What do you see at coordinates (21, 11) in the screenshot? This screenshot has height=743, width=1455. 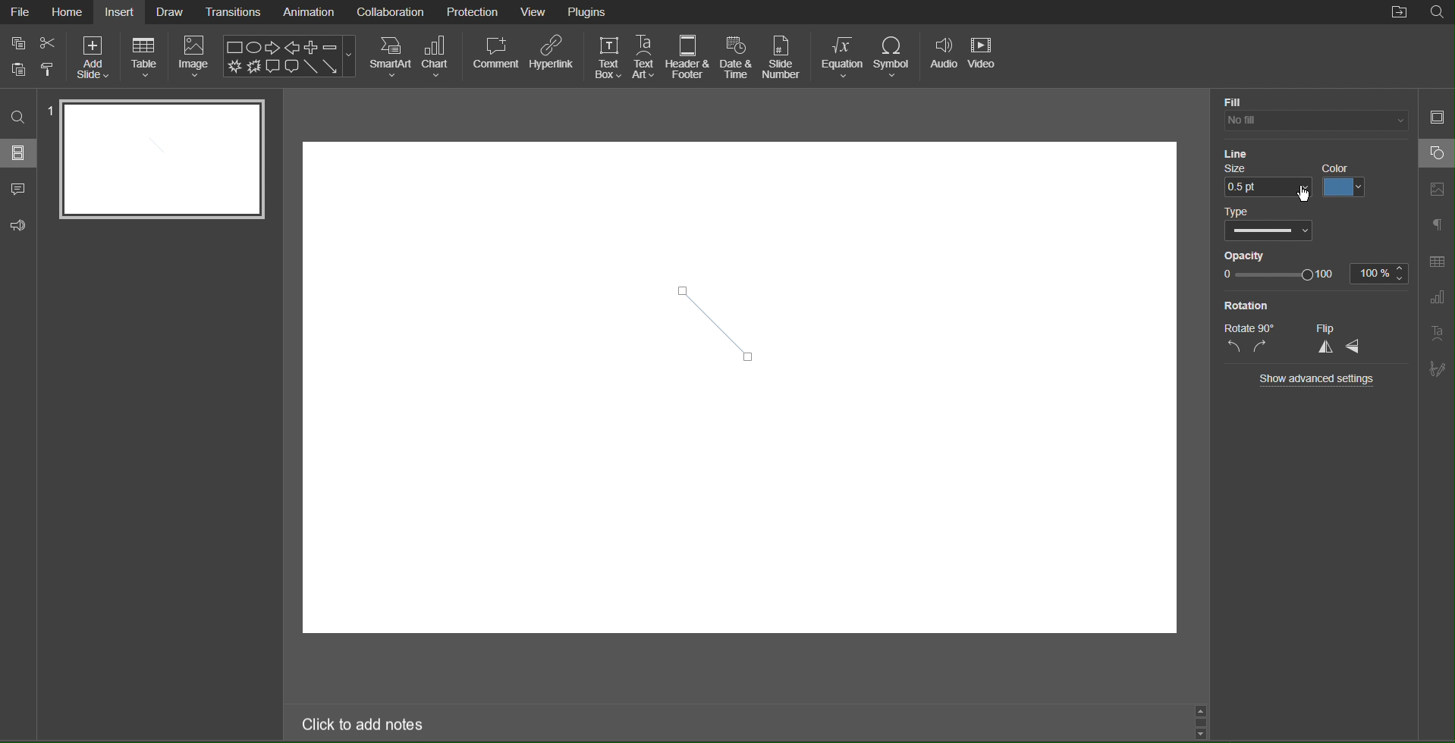 I see `File ` at bounding box center [21, 11].